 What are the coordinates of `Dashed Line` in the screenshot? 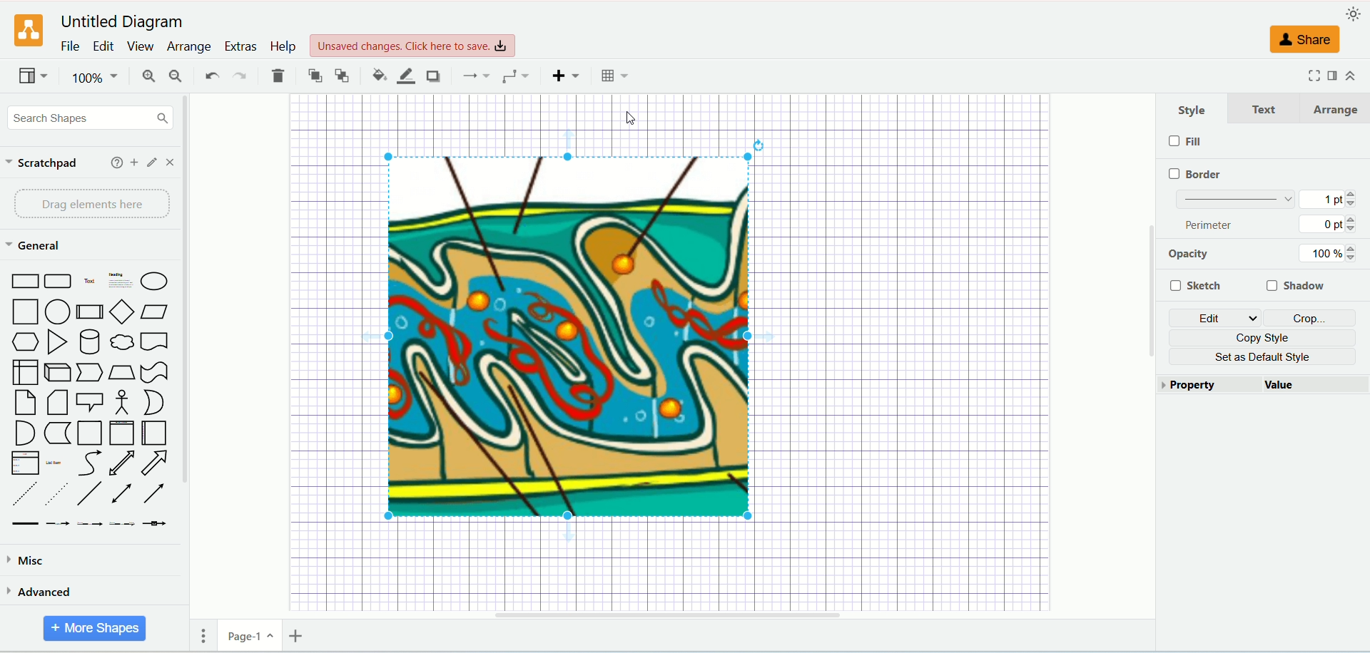 It's located at (24, 495).